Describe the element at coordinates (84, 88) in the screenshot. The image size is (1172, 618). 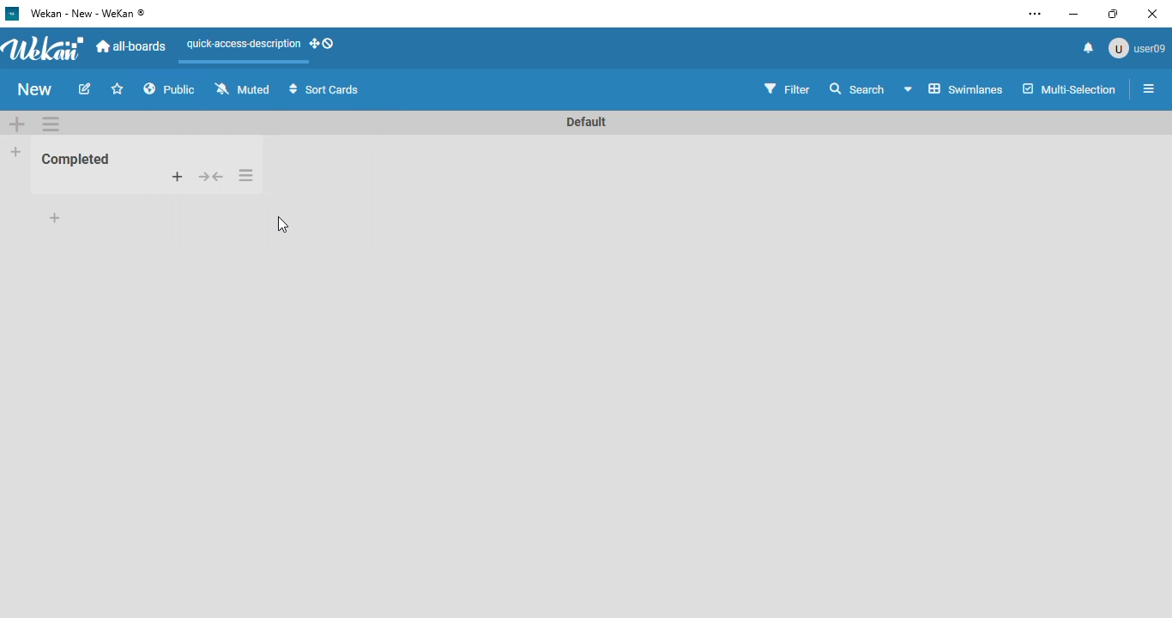
I see `edit` at that location.